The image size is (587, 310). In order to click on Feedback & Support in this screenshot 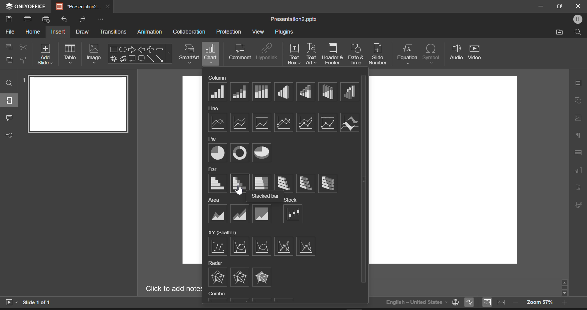, I will do `click(9, 135)`.